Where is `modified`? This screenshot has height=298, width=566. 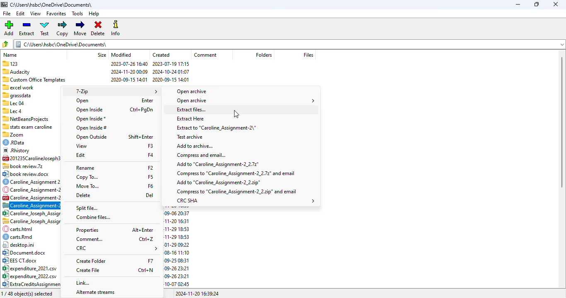
modified is located at coordinates (121, 55).